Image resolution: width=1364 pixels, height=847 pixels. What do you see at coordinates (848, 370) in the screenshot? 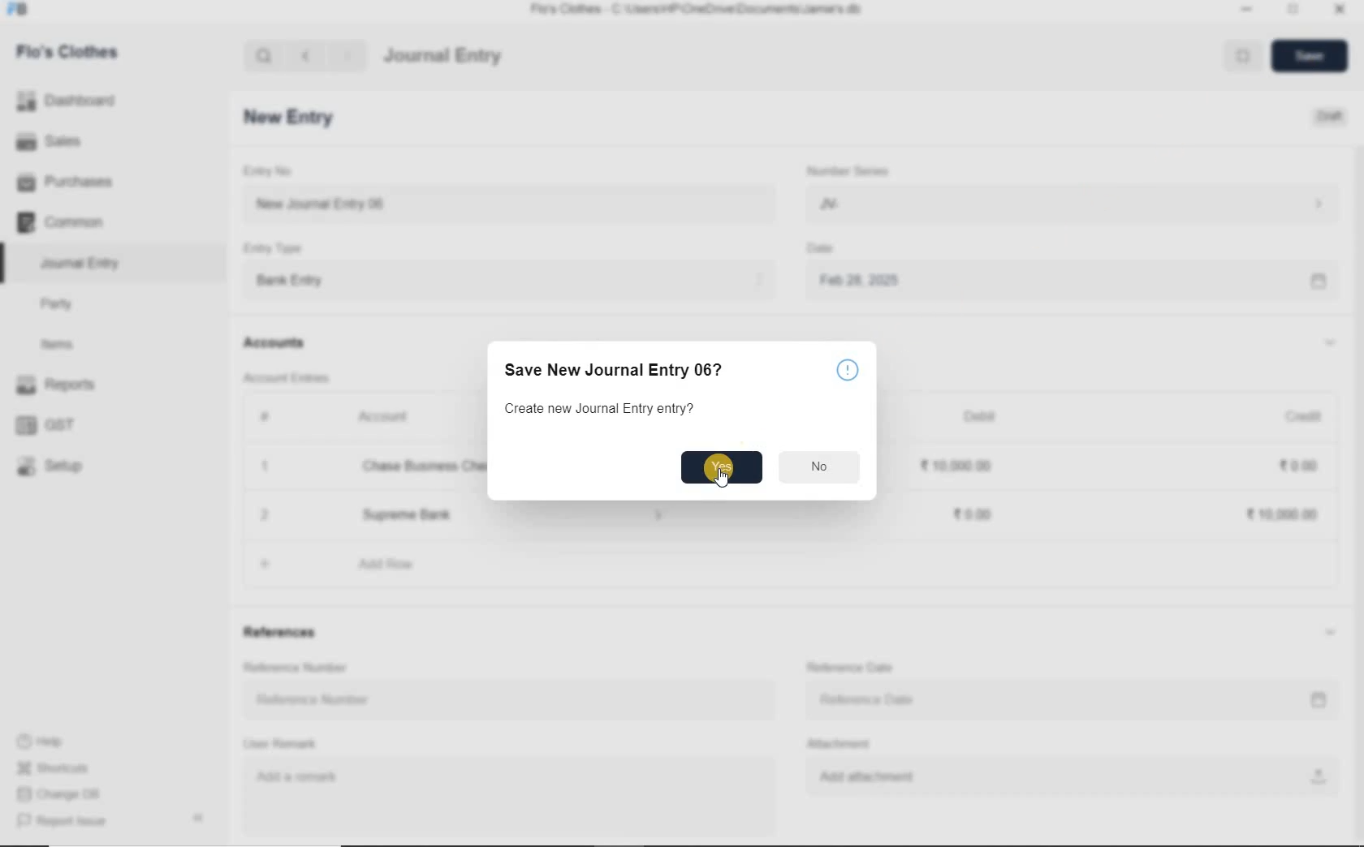
I see `more info` at bounding box center [848, 370].